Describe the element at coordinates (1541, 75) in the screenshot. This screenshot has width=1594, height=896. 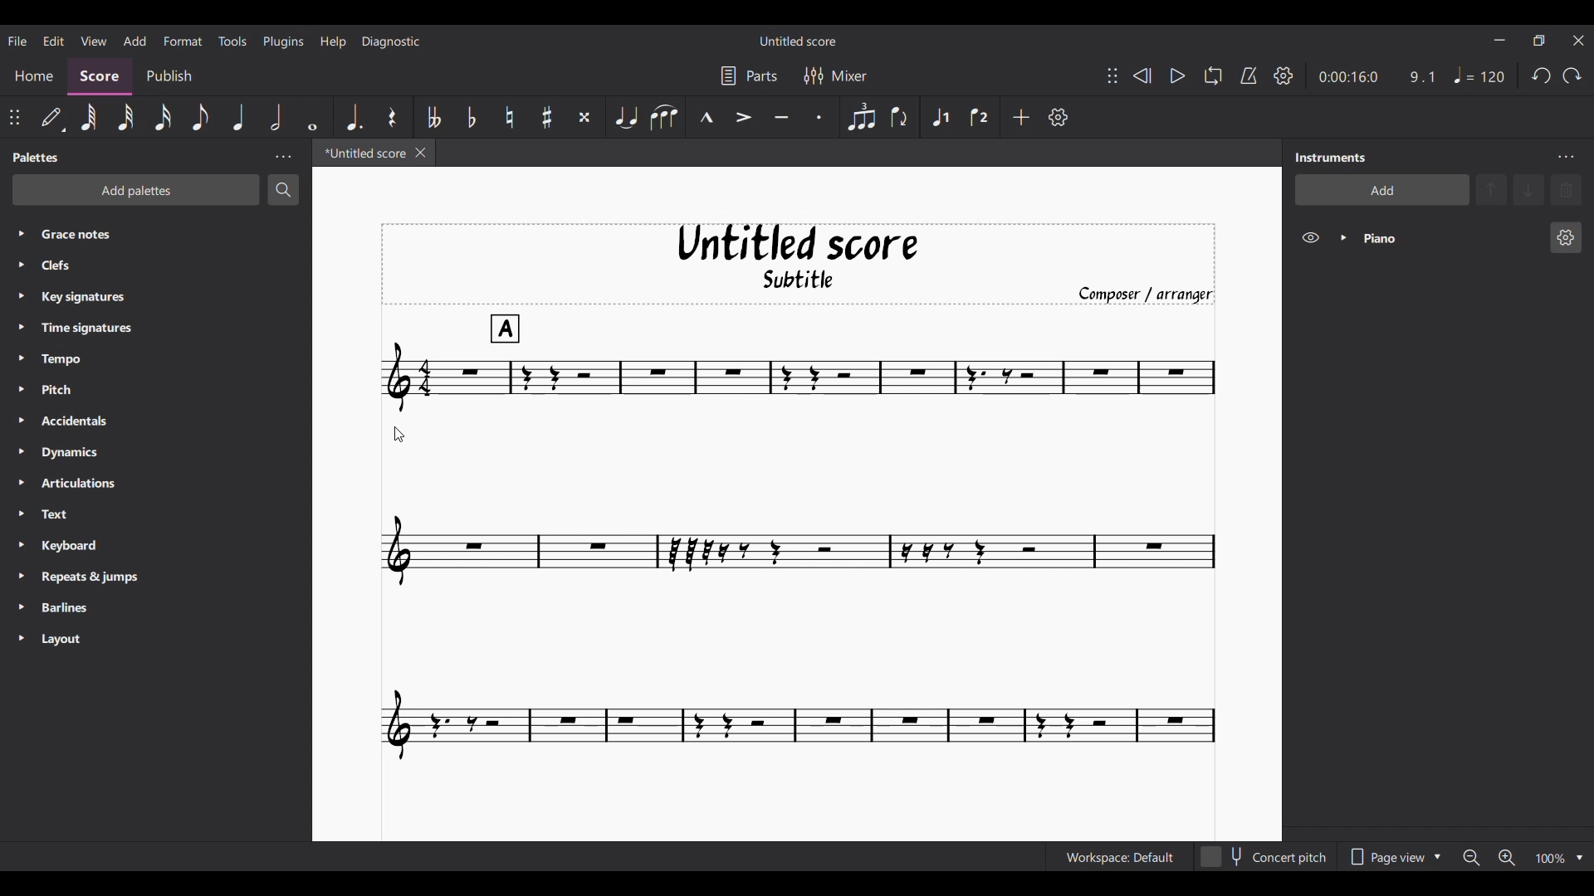
I see `Undo` at that location.